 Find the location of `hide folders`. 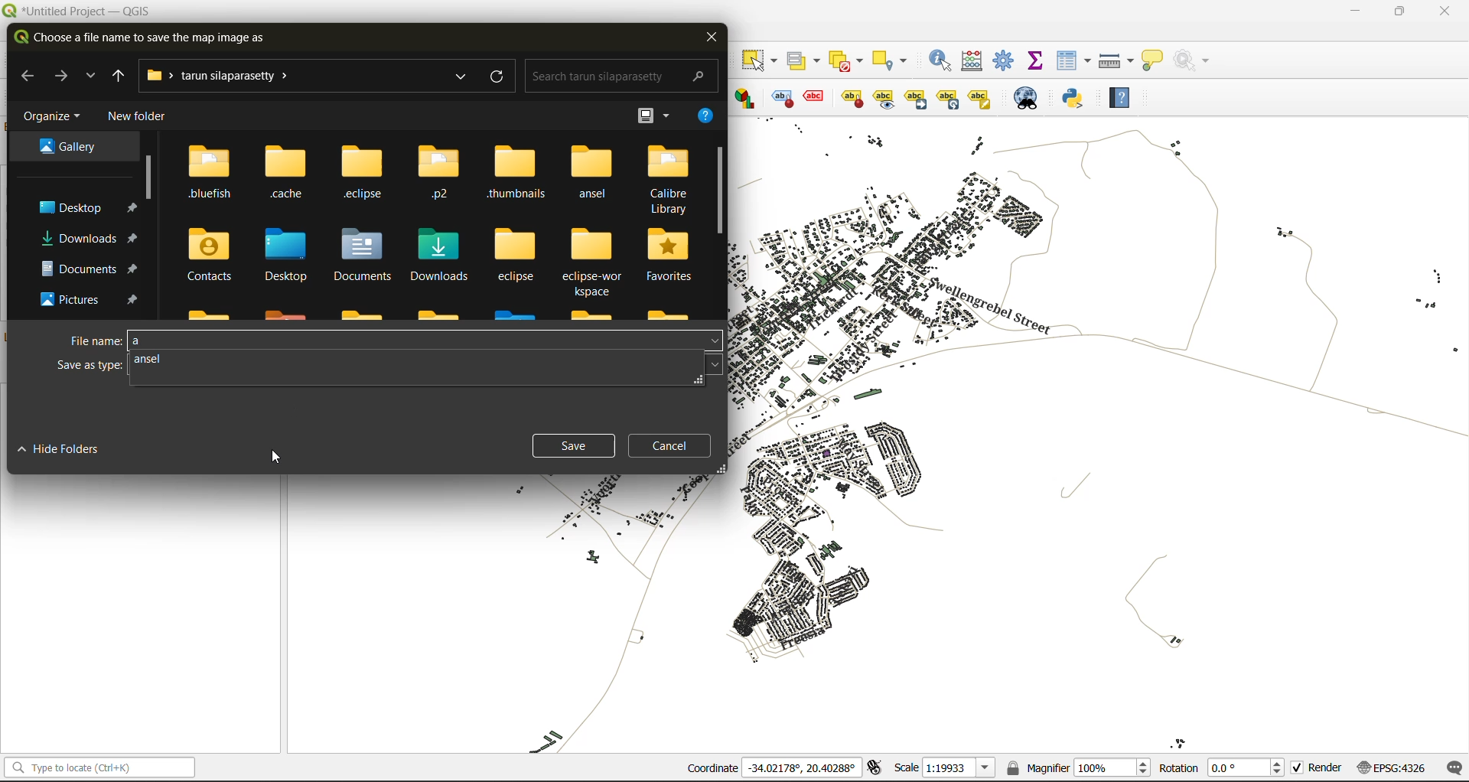

hide folders is located at coordinates (70, 451).